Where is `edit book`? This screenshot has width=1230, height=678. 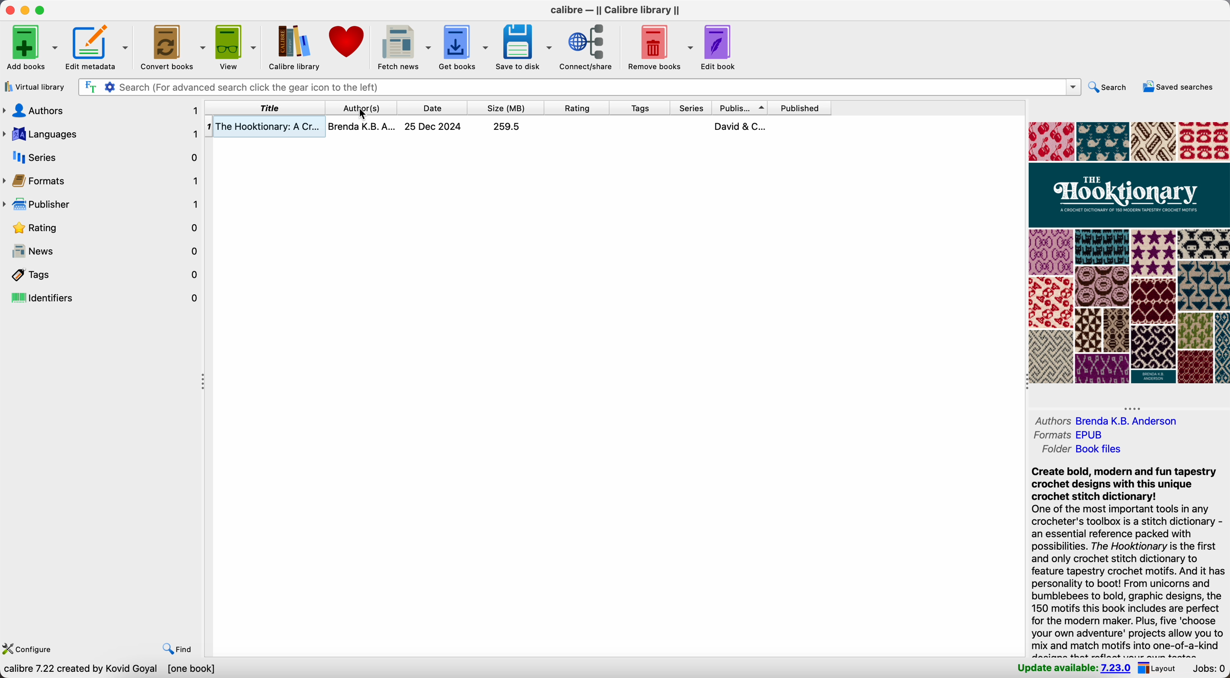 edit book is located at coordinates (717, 49).